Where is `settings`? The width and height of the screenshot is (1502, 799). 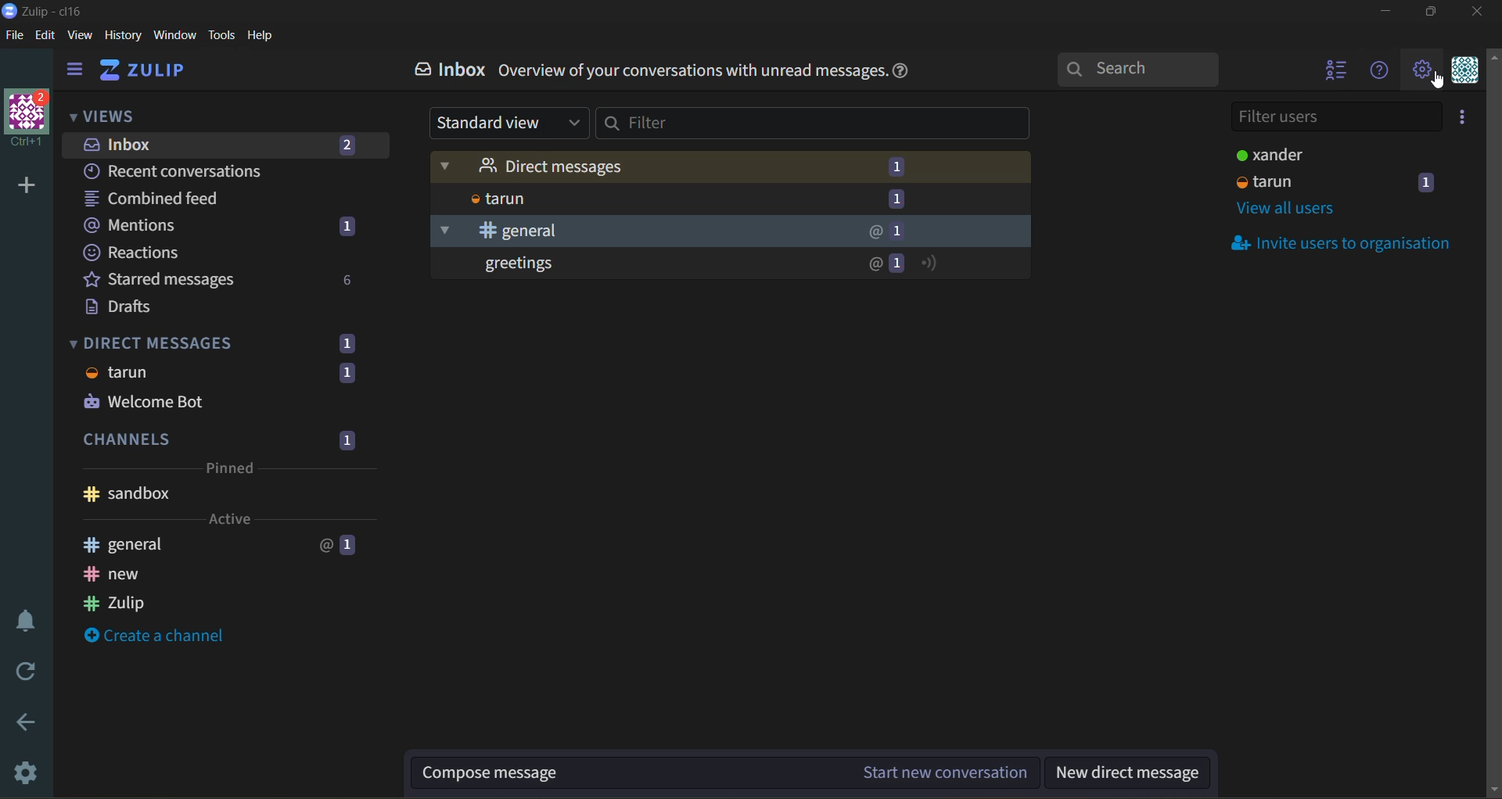 settings is located at coordinates (23, 776).